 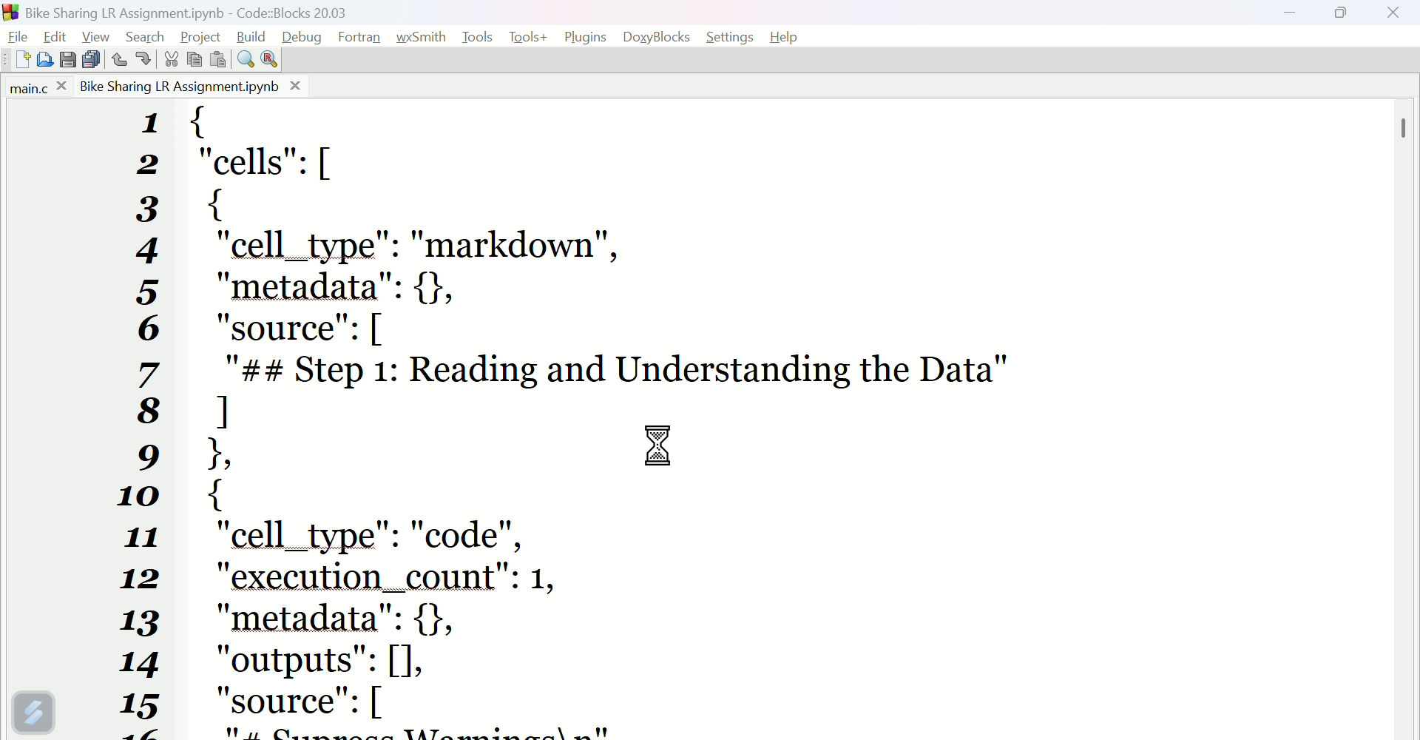 I want to click on Version control, so click(x=33, y=712).